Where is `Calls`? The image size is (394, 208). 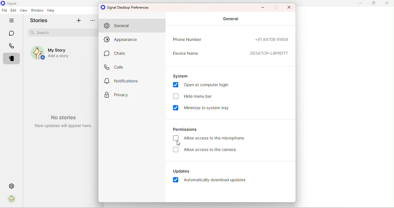 Calls is located at coordinates (13, 47).